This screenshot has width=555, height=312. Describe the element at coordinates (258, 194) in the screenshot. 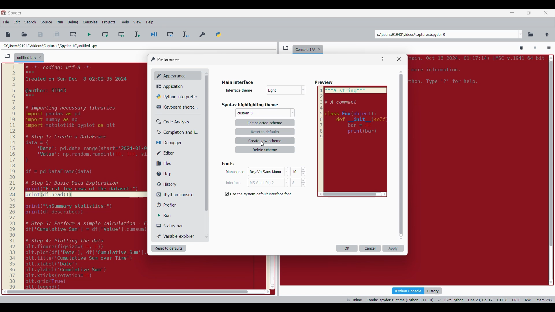

I see `Toggle for default interface font` at that location.